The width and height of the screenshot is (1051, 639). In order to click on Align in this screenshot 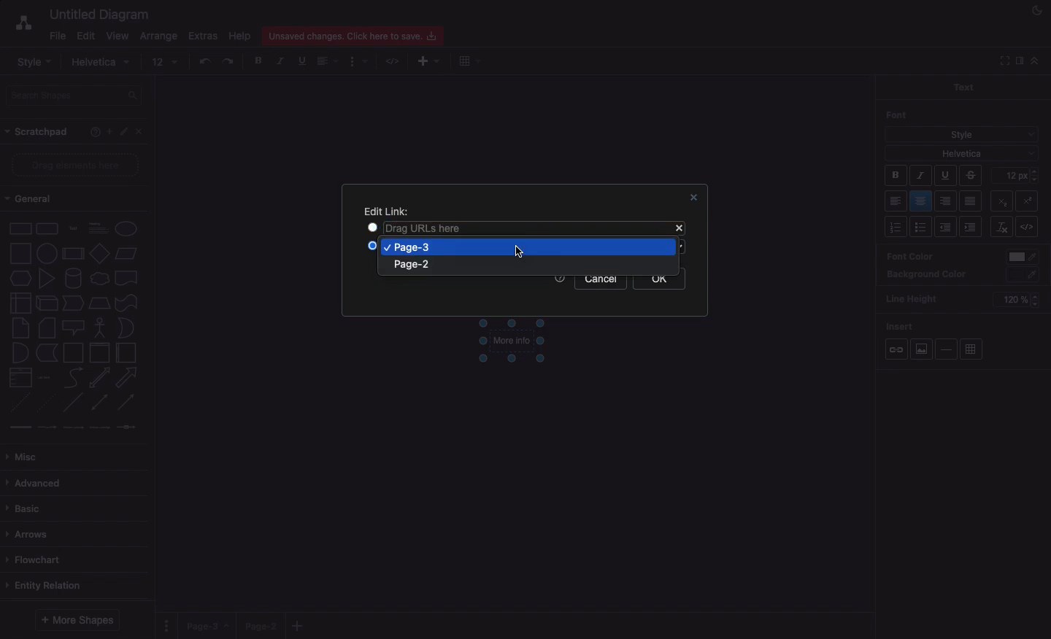, I will do `click(329, 63)`.